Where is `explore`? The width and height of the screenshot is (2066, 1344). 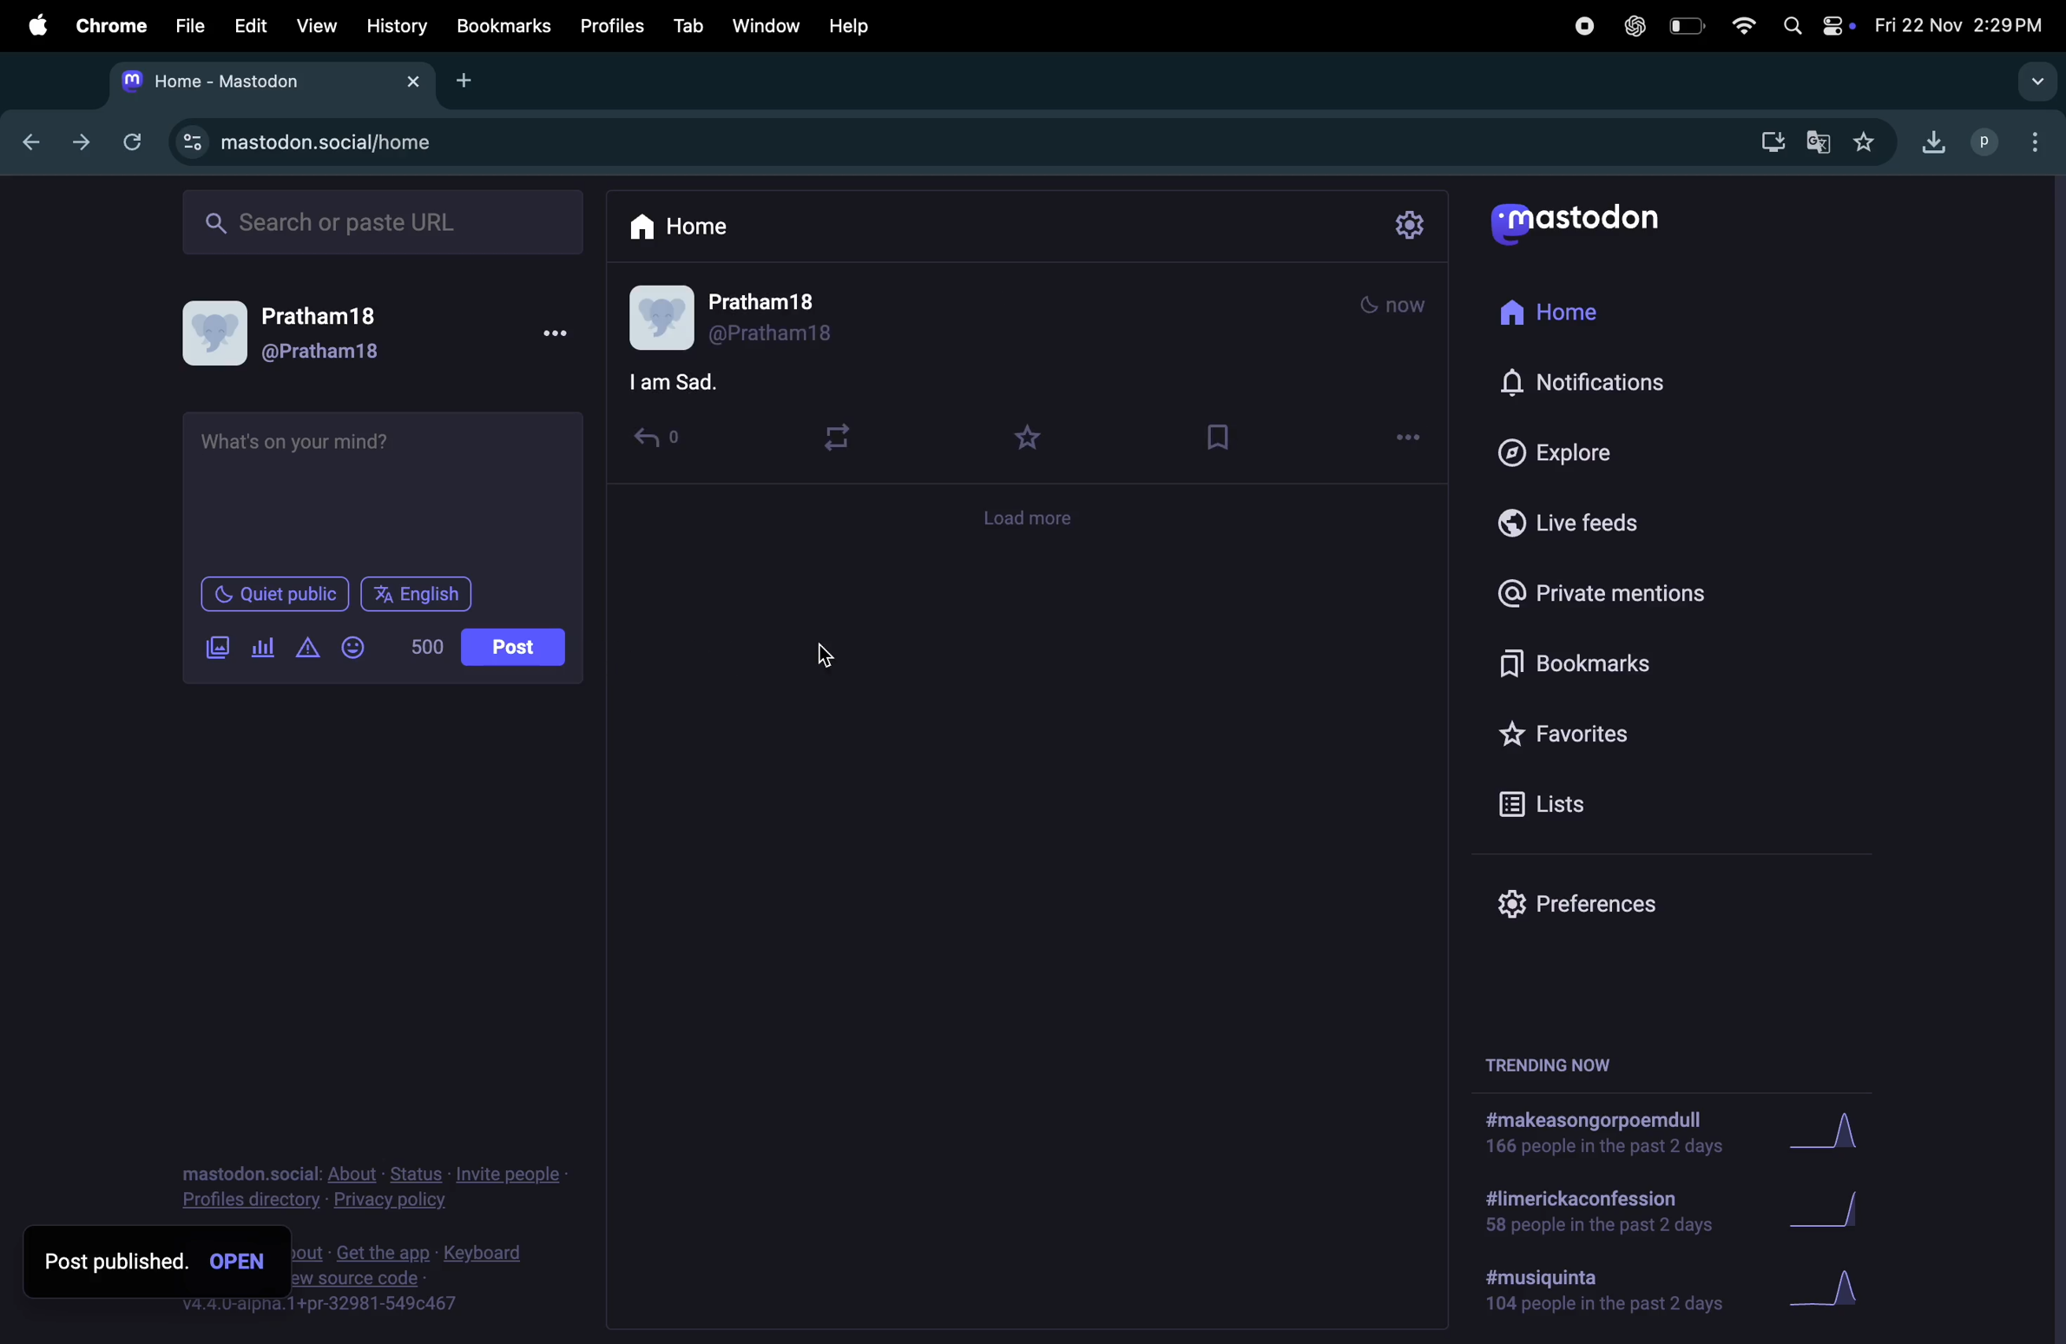 explore is located at coordinates (1626, 451).